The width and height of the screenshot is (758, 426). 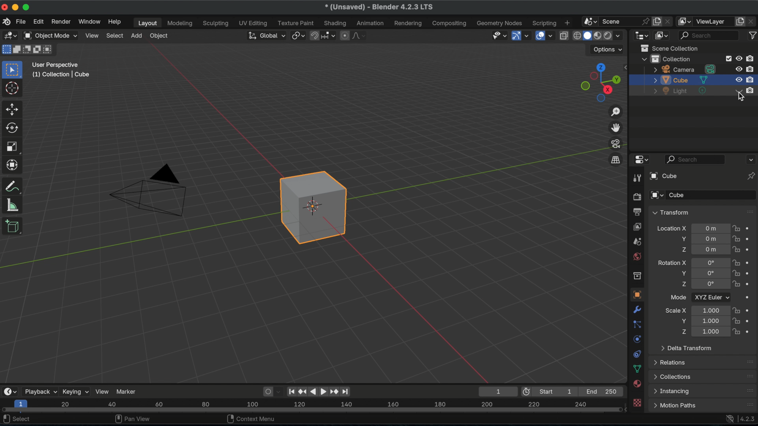 I want to click on pan view, so click(x=131, y=419).